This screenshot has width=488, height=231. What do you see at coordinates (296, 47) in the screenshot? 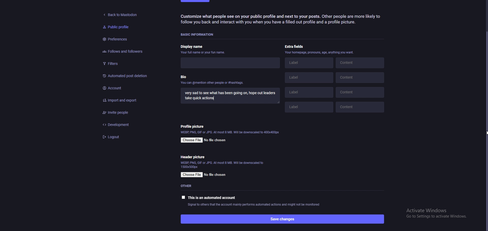
I see `extra fields` at bounding box center [296, 47].